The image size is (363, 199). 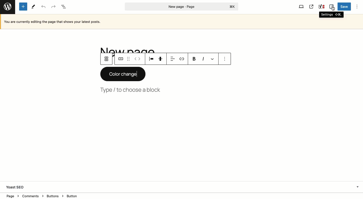 What do you see at coordinates (8, 7) in the screenshot?
I see `Wordpress logo` at bounding box center [8, 7].